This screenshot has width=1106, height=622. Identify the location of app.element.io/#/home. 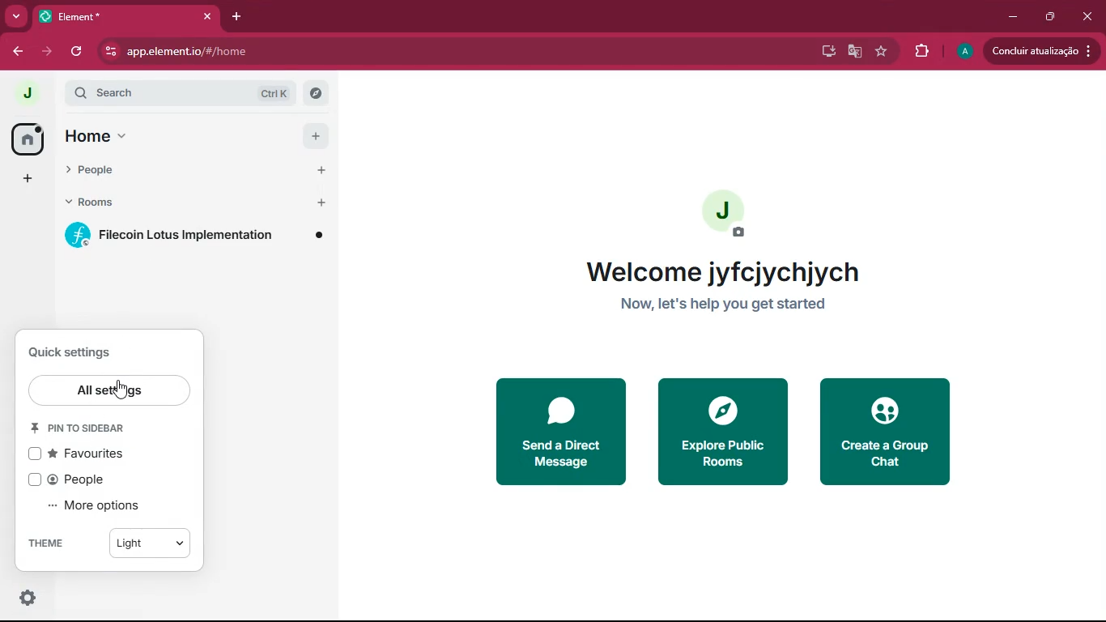
(234, 51).